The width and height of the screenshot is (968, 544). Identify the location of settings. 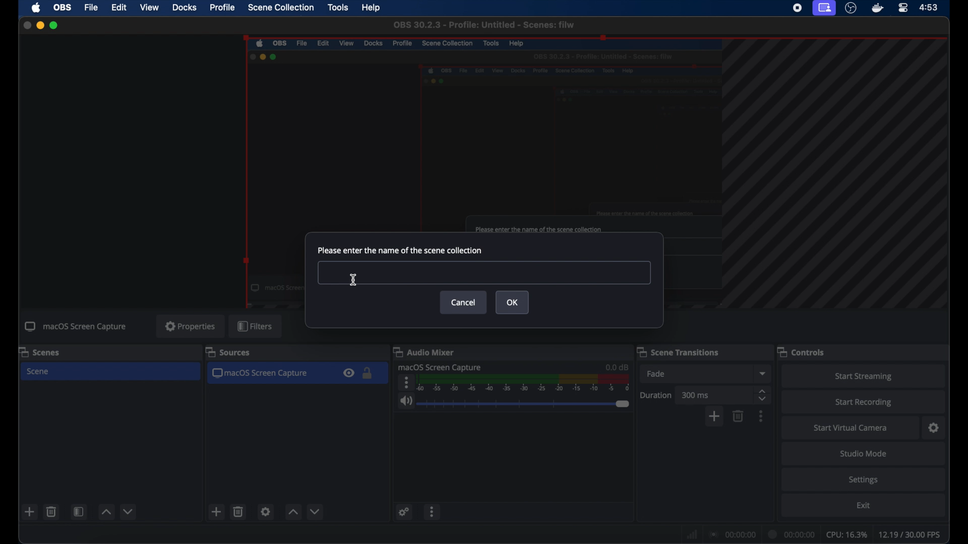
(866, 480).